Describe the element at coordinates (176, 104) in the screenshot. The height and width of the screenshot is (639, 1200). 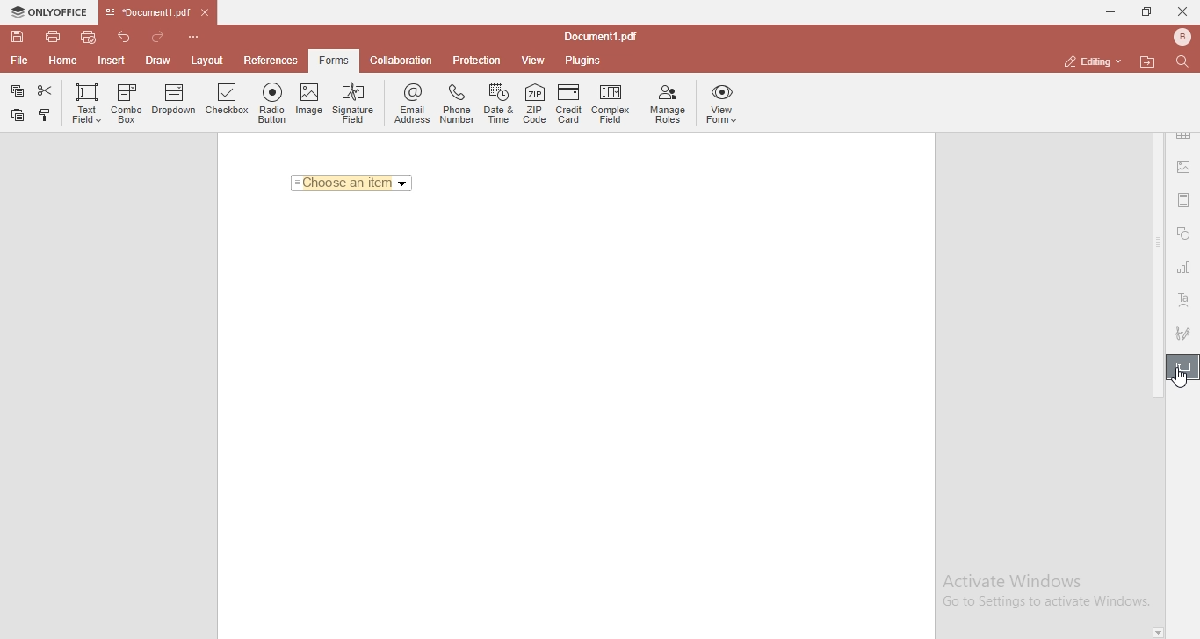
I see `dropdown` at that location.